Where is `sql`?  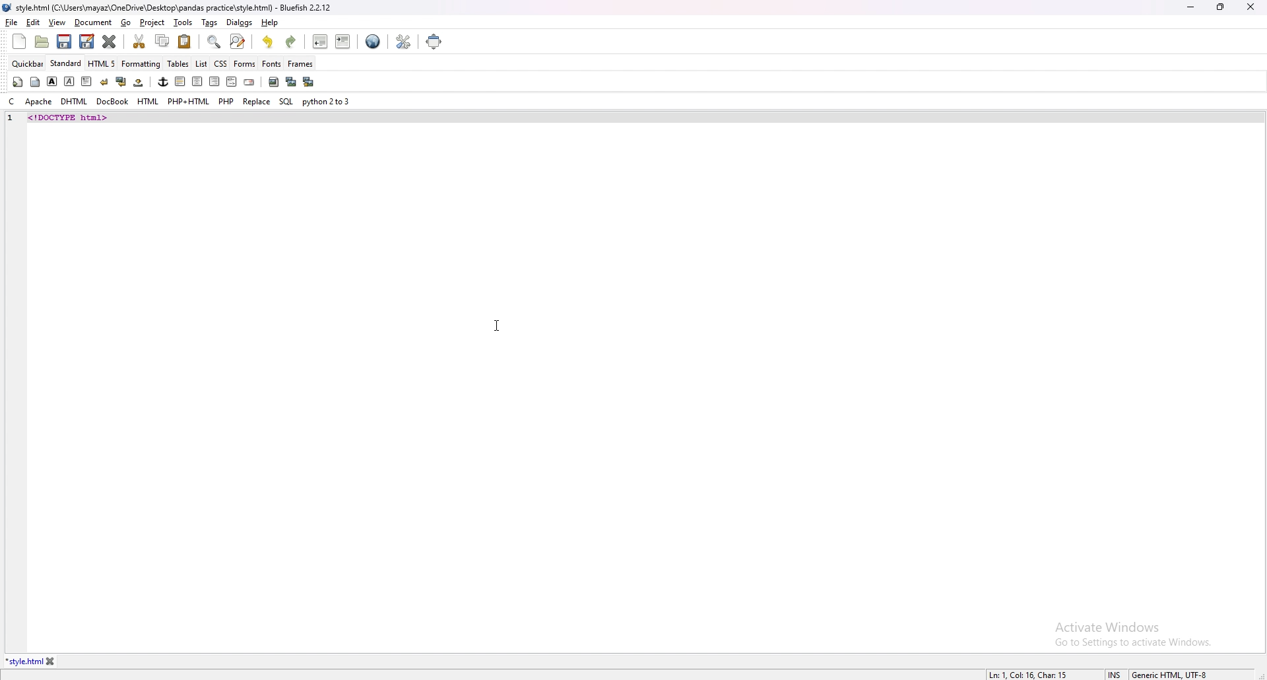
sql is located at coordinates (286, 101).